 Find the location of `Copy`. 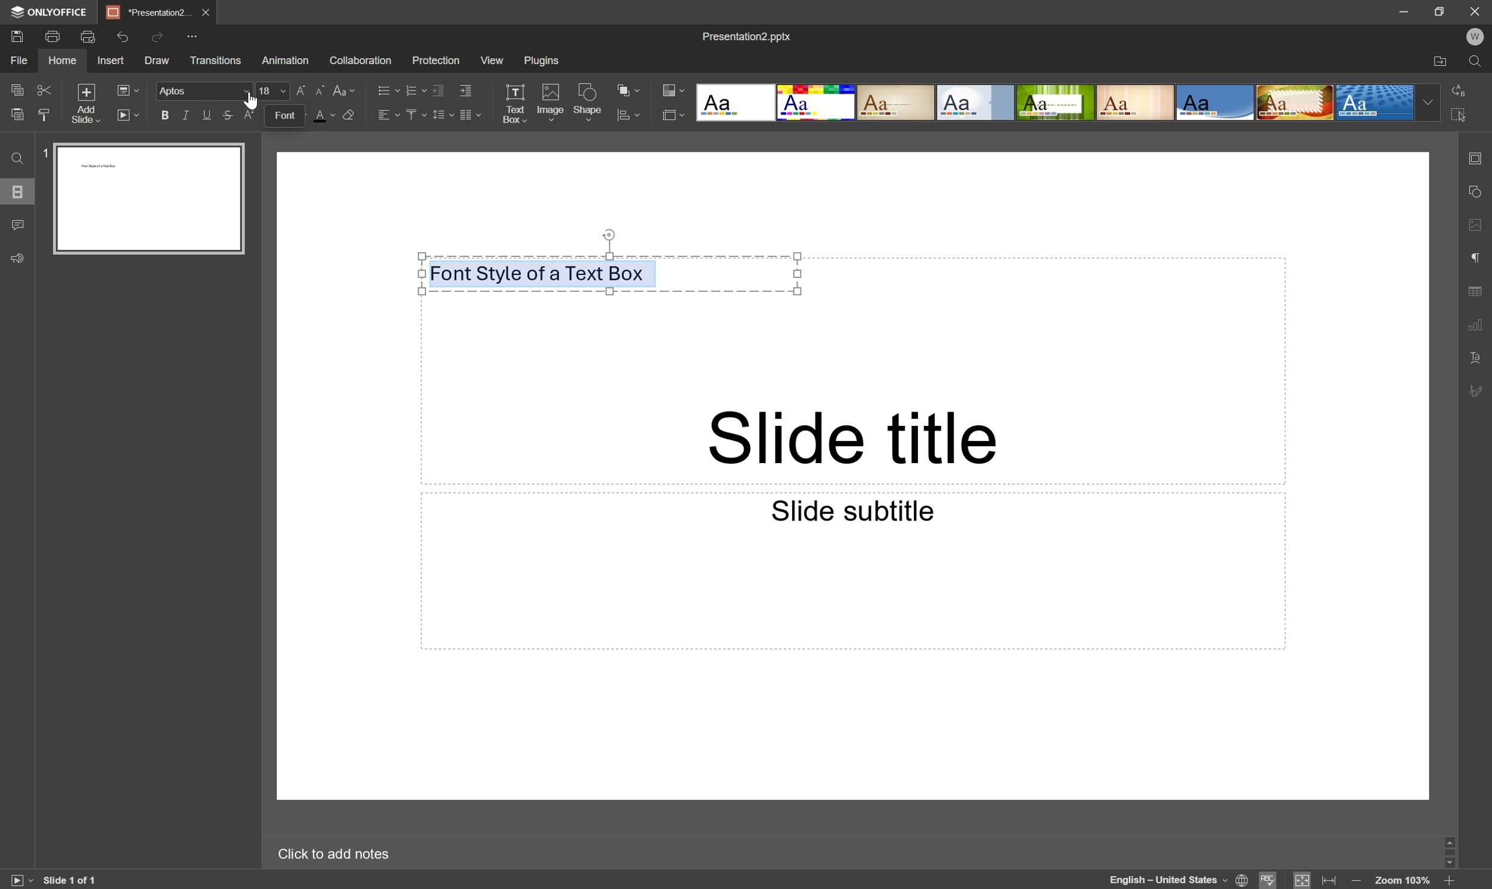

Copy is located at coordinates (18, 89).